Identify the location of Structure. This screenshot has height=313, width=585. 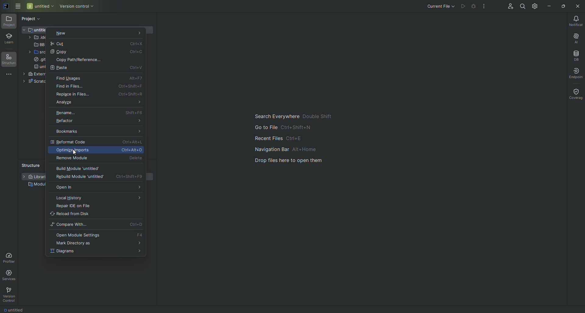
(9, 60).